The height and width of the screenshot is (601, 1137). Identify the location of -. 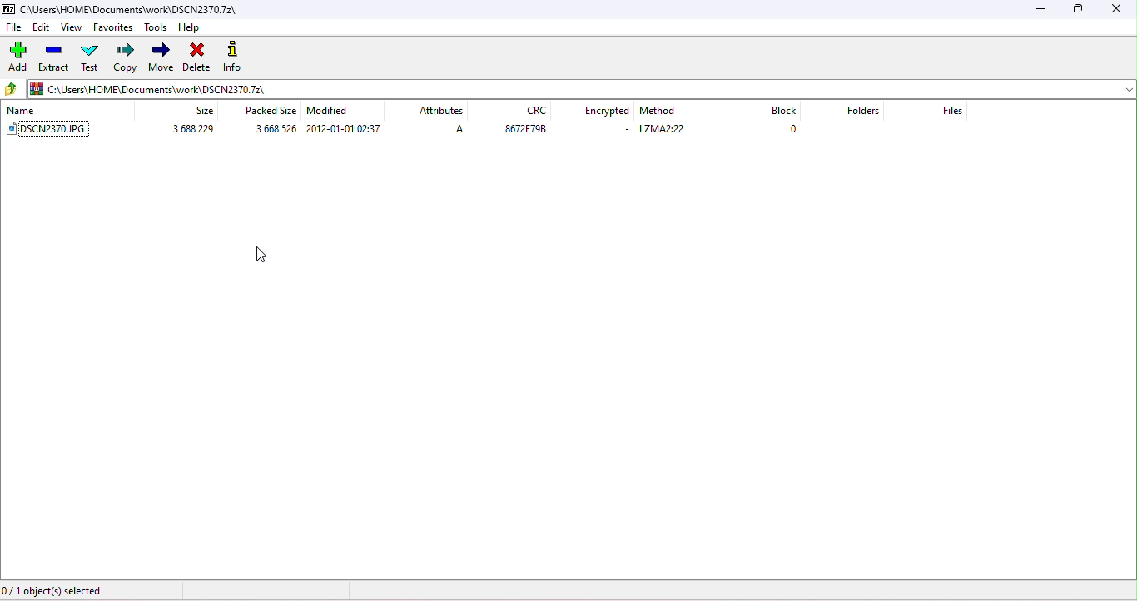
(628, 129).